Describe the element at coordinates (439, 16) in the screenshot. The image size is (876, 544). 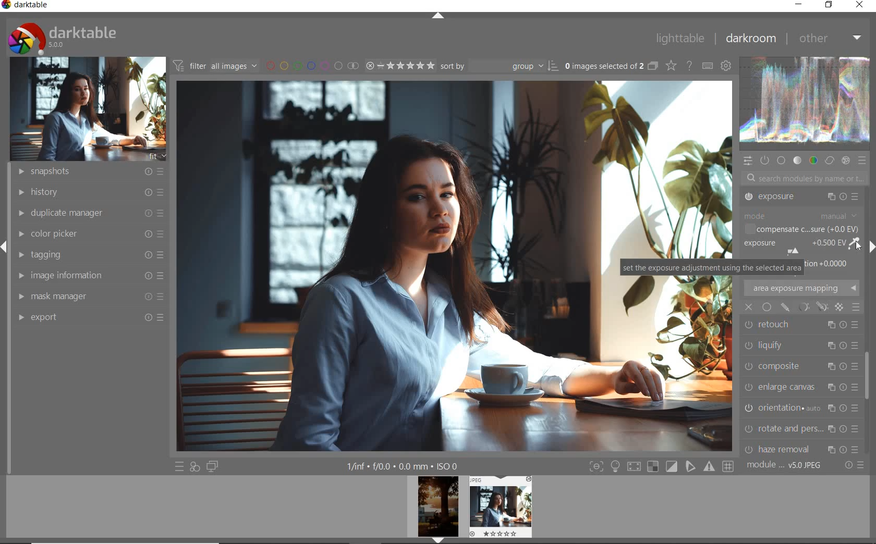
I see `EXPAND/COLLAPSE` at that location.